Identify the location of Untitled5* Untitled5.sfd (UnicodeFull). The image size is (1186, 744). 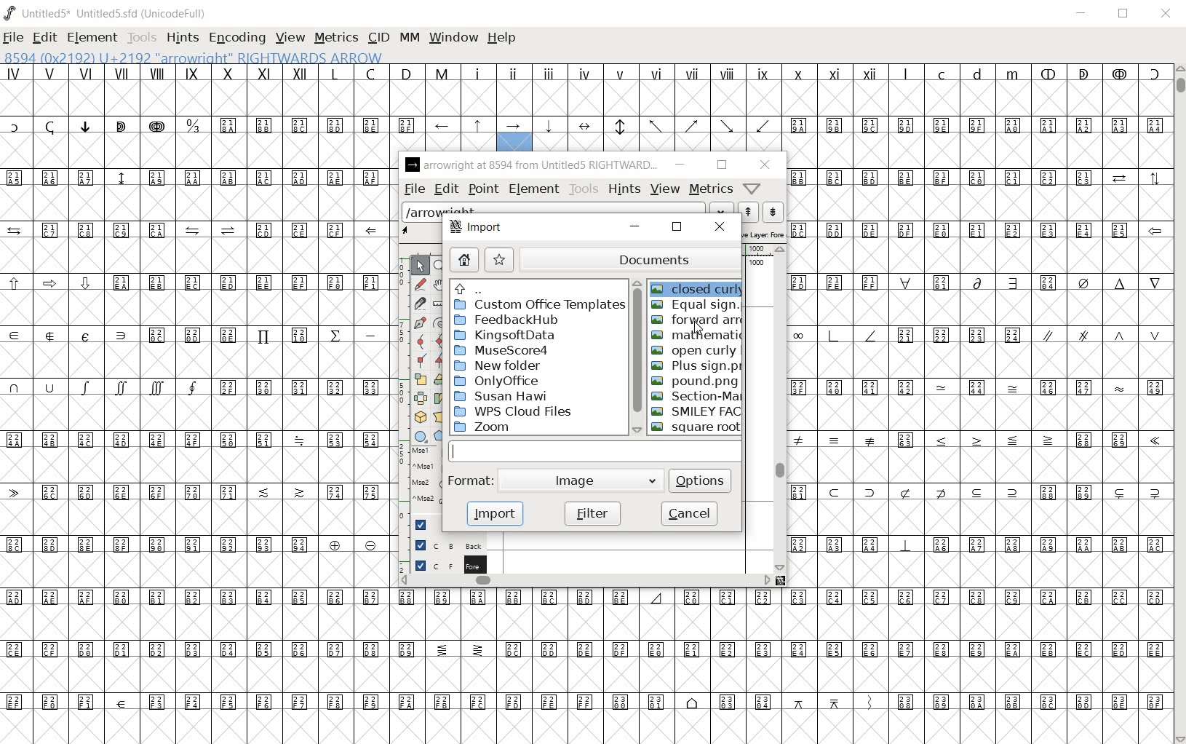
(108, 13).